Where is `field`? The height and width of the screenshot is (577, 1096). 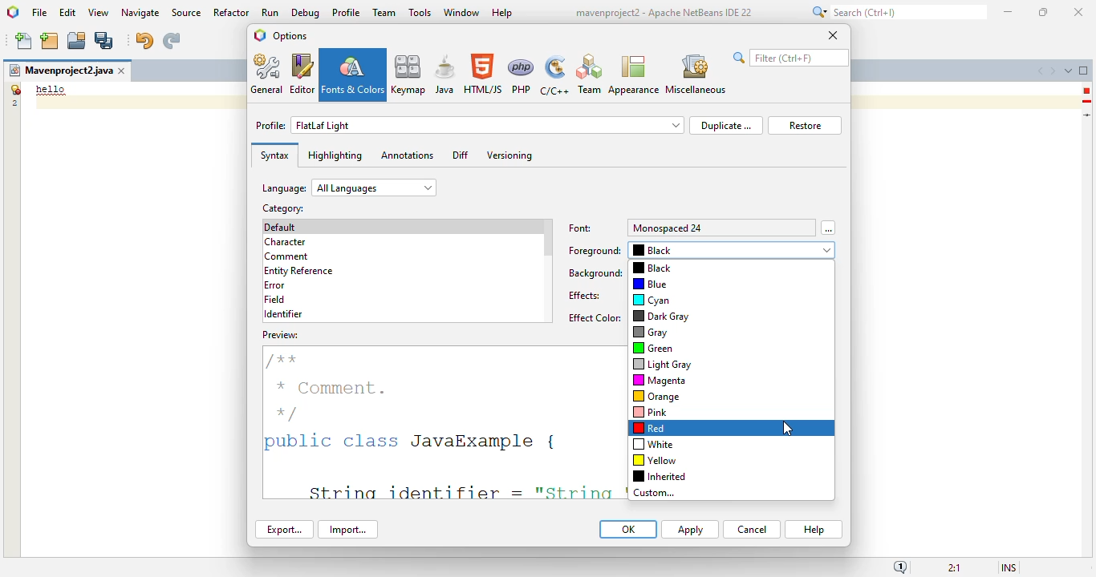
field is located at coordinates (274, 299).